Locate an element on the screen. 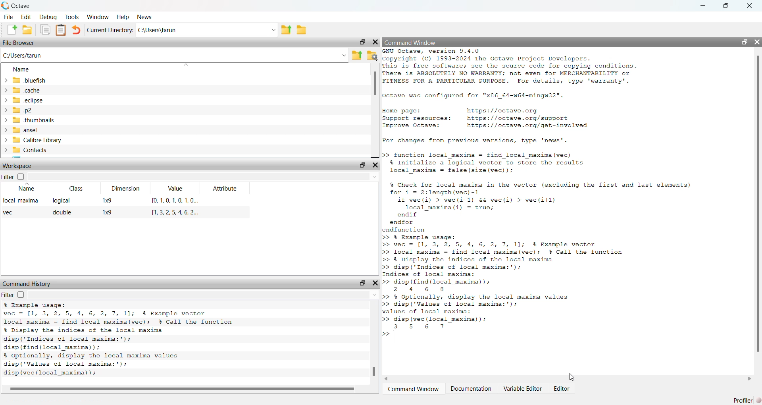  Variable Editor is located at coordinates (523, 389).